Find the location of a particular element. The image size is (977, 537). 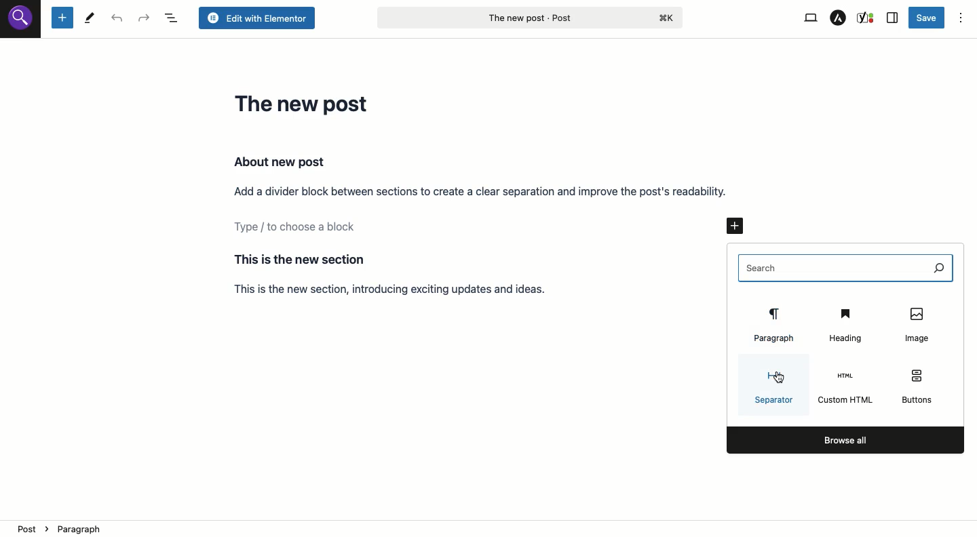

View is located at coordinates (809, 18).